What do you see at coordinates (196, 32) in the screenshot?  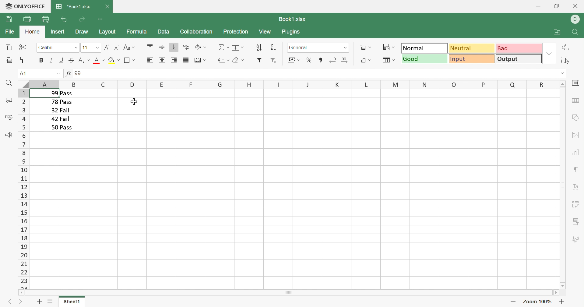 I see `Collaboration` at bounding box center [196, 32].